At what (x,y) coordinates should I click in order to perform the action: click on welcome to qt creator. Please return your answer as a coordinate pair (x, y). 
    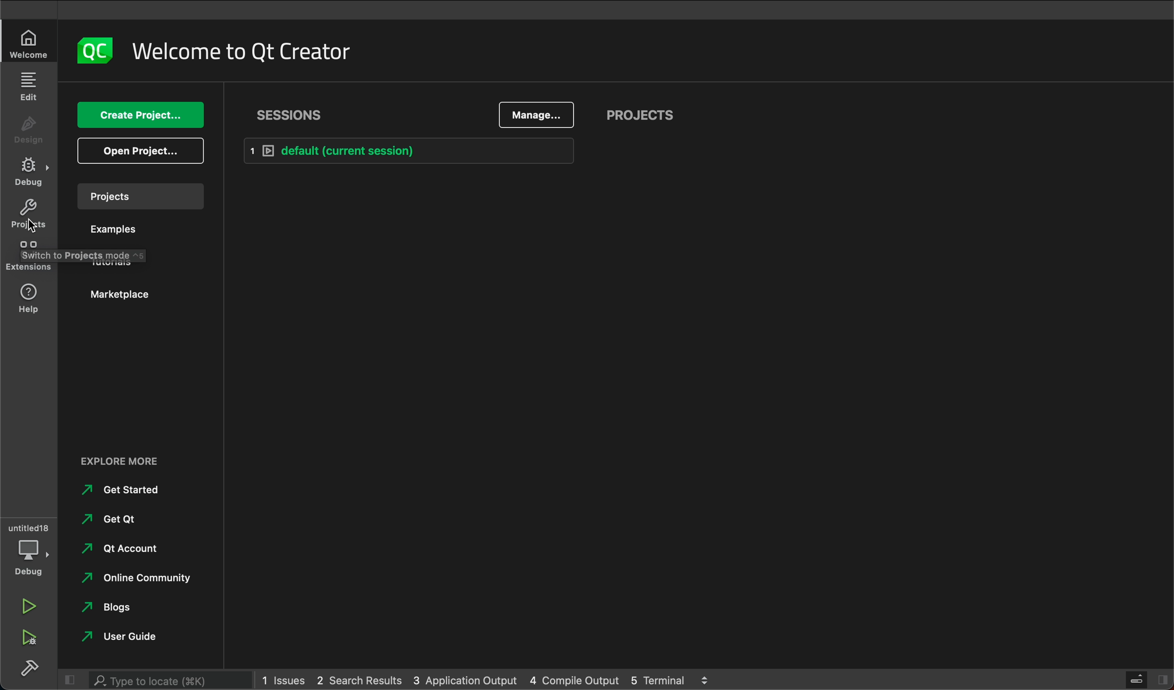
    Looking at the image, I should click on (244, 47).